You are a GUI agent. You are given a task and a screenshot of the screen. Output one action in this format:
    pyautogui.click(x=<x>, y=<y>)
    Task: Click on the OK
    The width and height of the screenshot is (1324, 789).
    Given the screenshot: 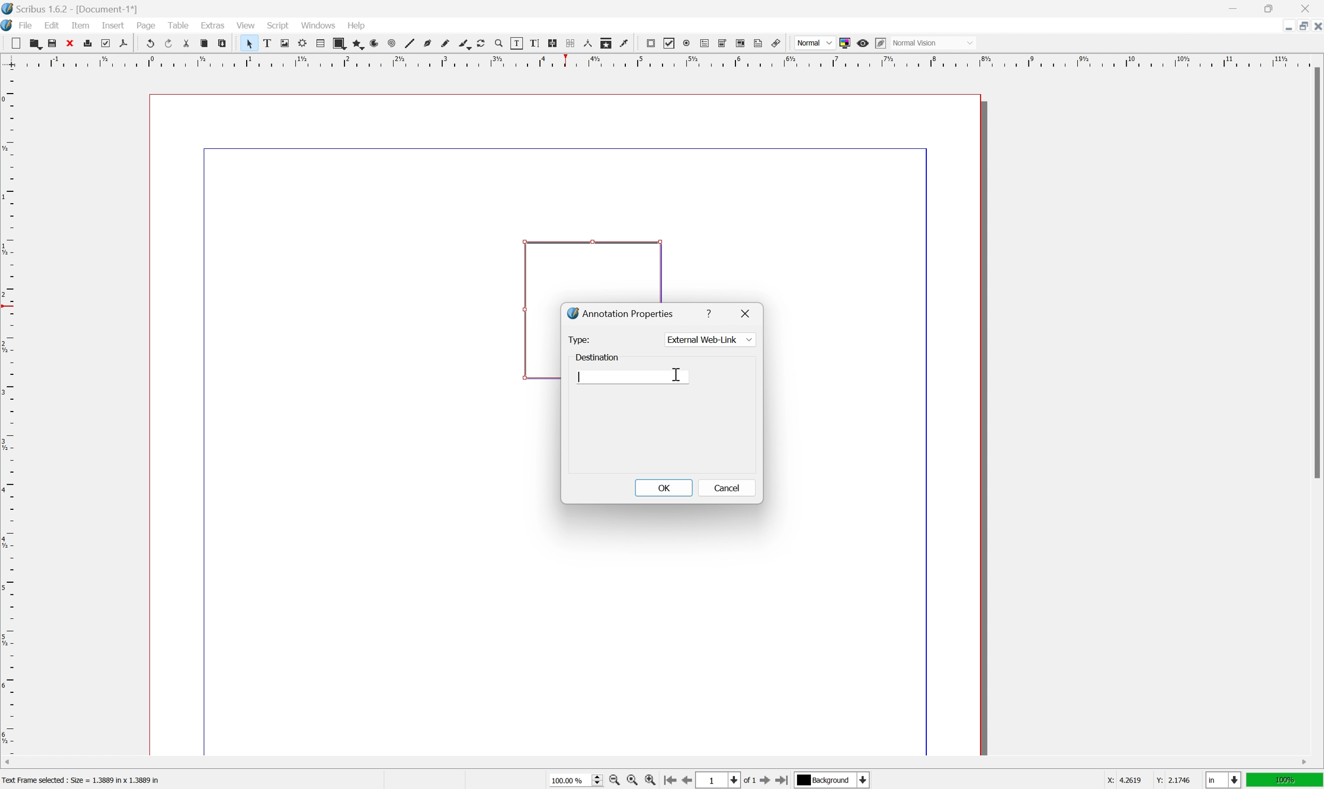 What is the action you would take?
    pyautogui.click(x=664, y=488)
    